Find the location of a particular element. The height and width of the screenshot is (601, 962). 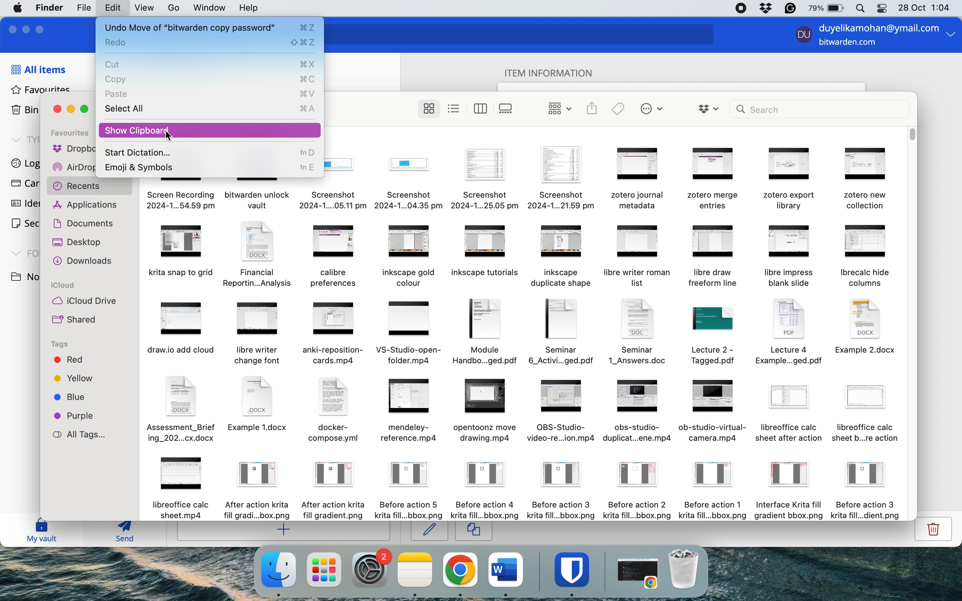

search bar is located at coordinates (819, 109).